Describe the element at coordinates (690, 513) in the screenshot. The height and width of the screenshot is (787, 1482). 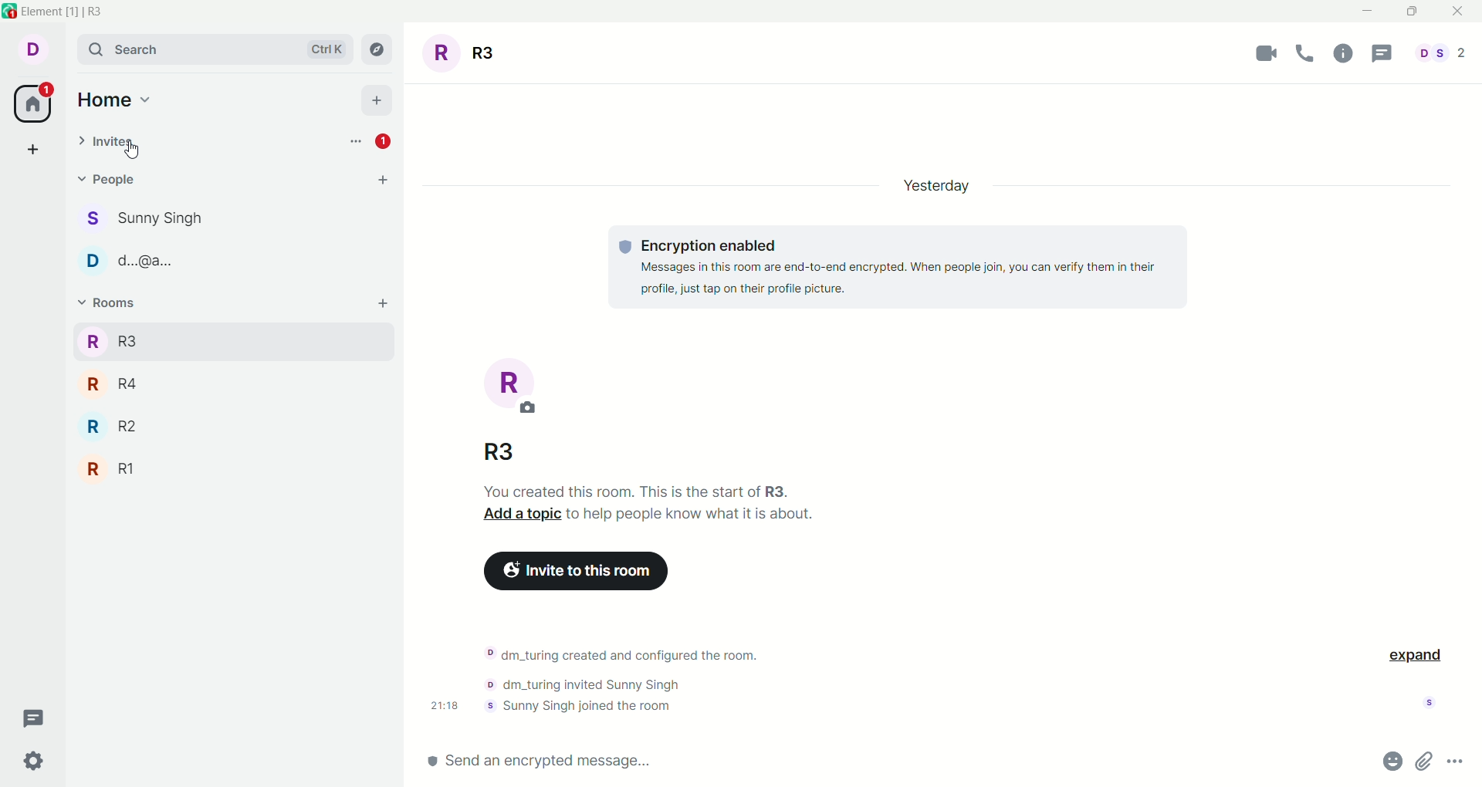
I see `textr` at that location.